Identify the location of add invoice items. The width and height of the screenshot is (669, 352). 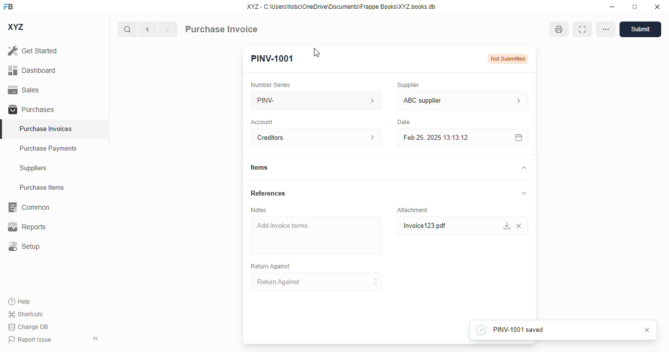
(315, 235).